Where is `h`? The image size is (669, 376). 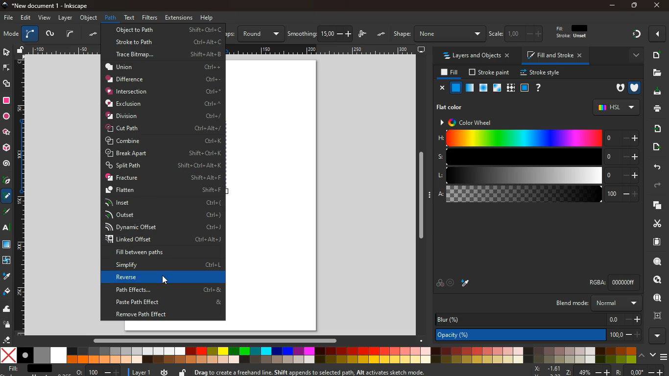
h is located at coordinates (538, 138).